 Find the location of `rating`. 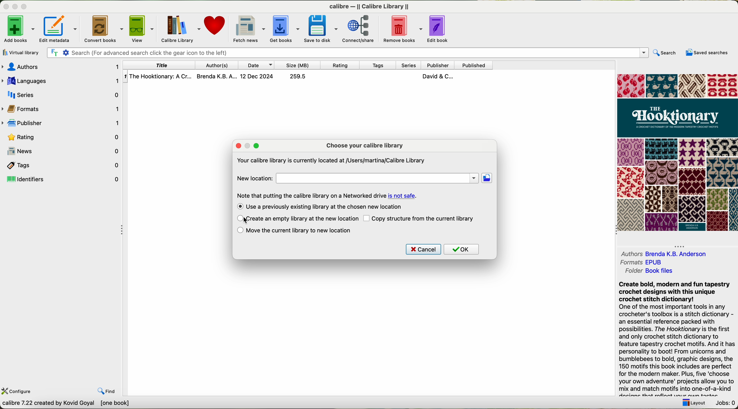

rating is located at coordinates (344, 65).